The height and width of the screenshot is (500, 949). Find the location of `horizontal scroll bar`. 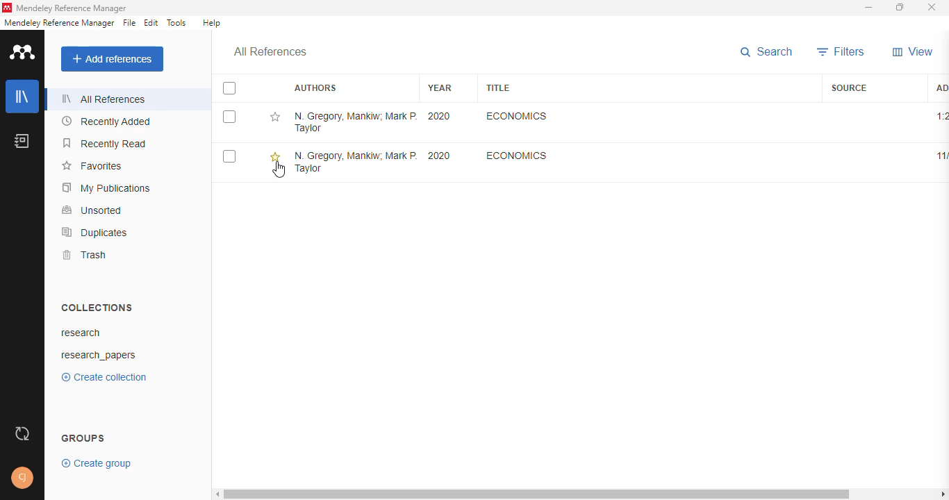

horizontal scroll bar is located at coordinates (537, 494).